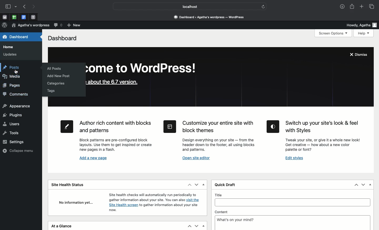 The image size is (379, 230). What do you see at coordinates (12, 86) in the screenshot?
I see `Page` at bounding box center [12, 86].